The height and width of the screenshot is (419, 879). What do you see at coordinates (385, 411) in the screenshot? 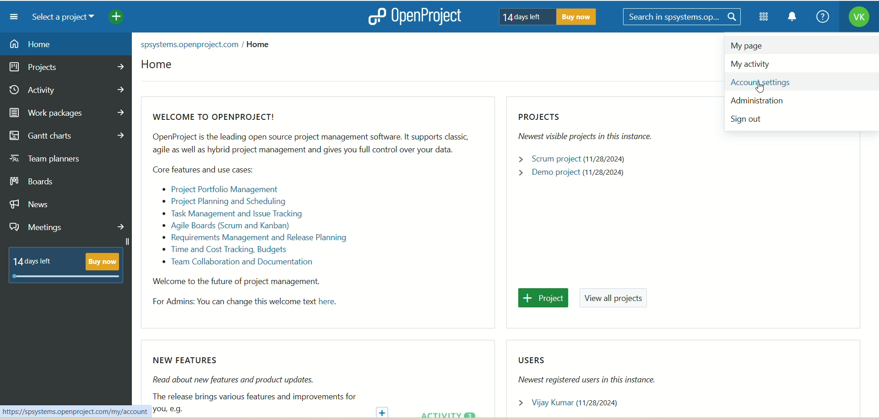
I see `add` at bounding box center [385, 411].